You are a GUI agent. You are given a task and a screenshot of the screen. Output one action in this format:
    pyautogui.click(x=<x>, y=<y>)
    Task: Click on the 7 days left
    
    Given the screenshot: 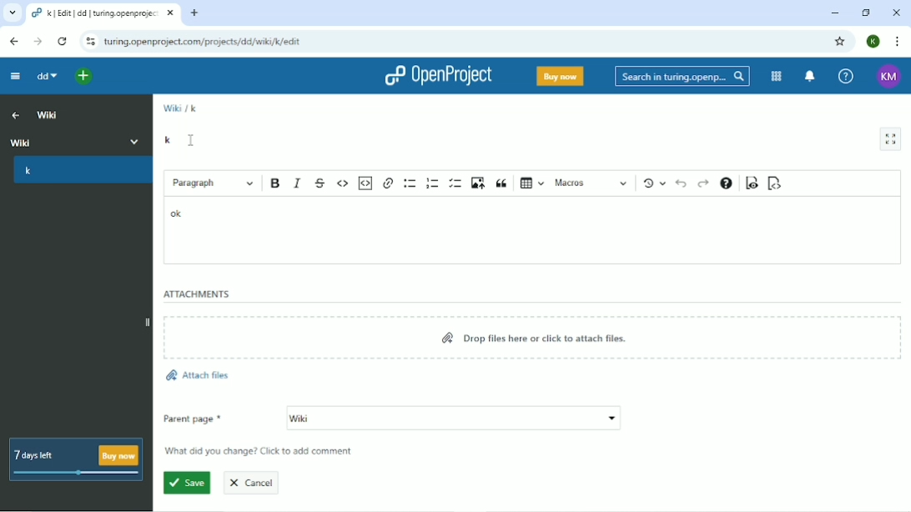 What is the action you would take?
    pyautogui.click(x=77, y=460)
    